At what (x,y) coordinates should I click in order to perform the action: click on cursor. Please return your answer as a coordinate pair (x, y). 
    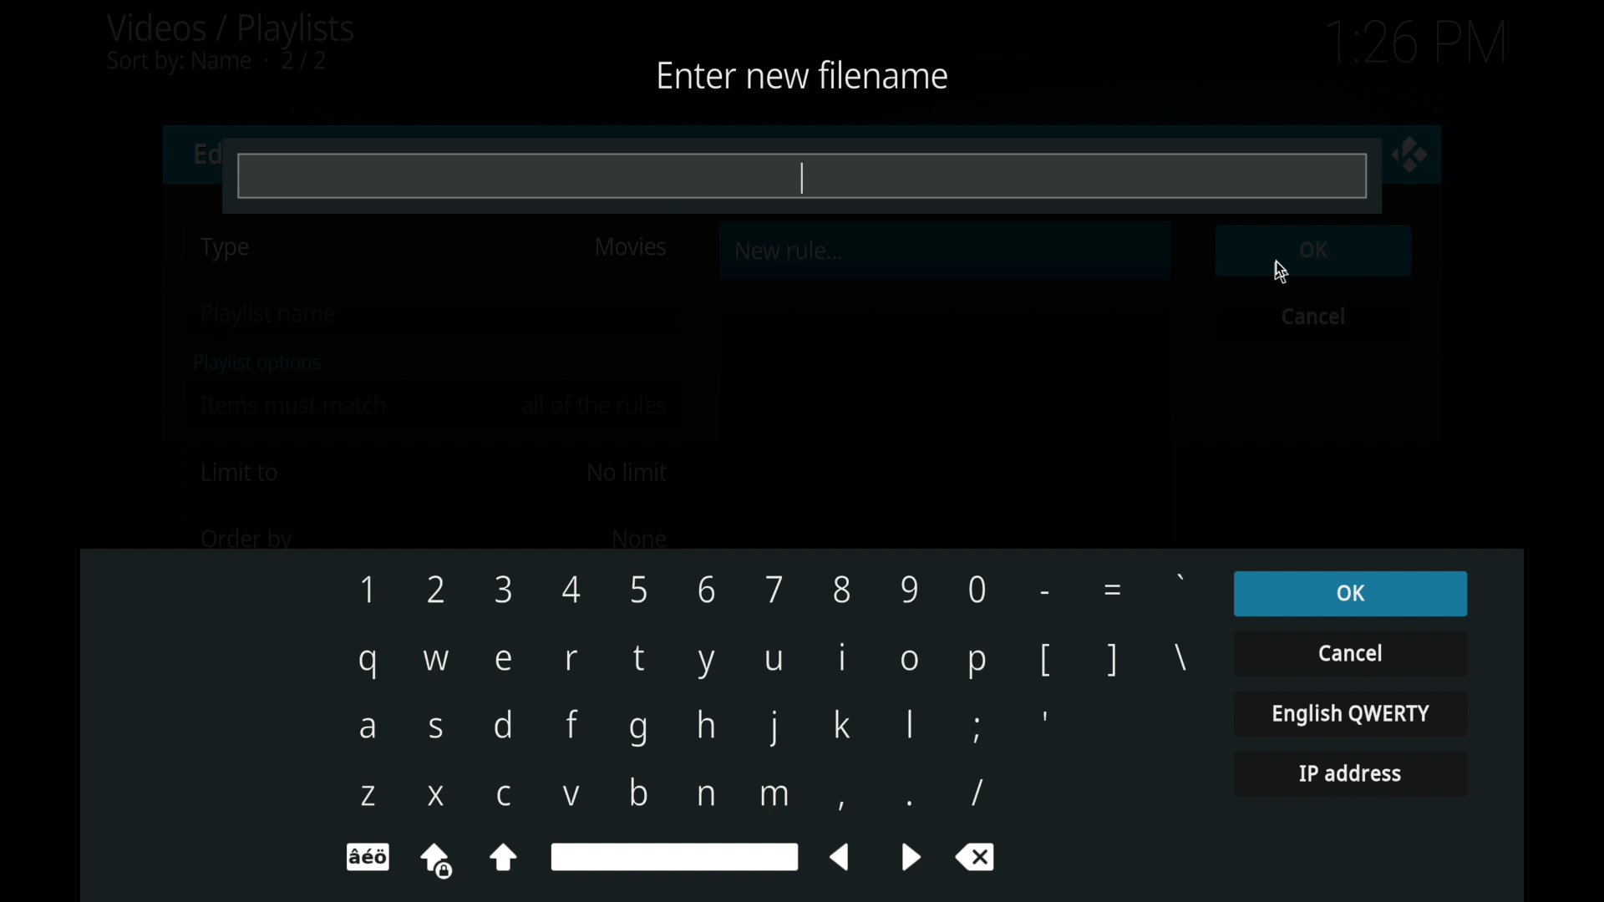
    Looking at the image, I should click on (1282, 272).